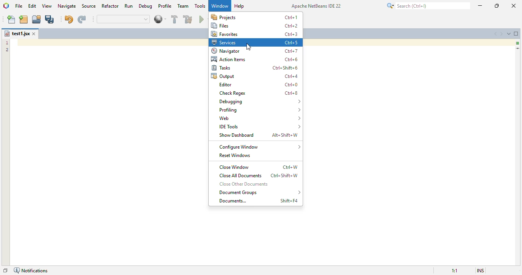 The width and height of the screenshot is (522, 275). Describe the element at coordinates (502, 34) in the screenshot. I see `scroll documents right` at that location.